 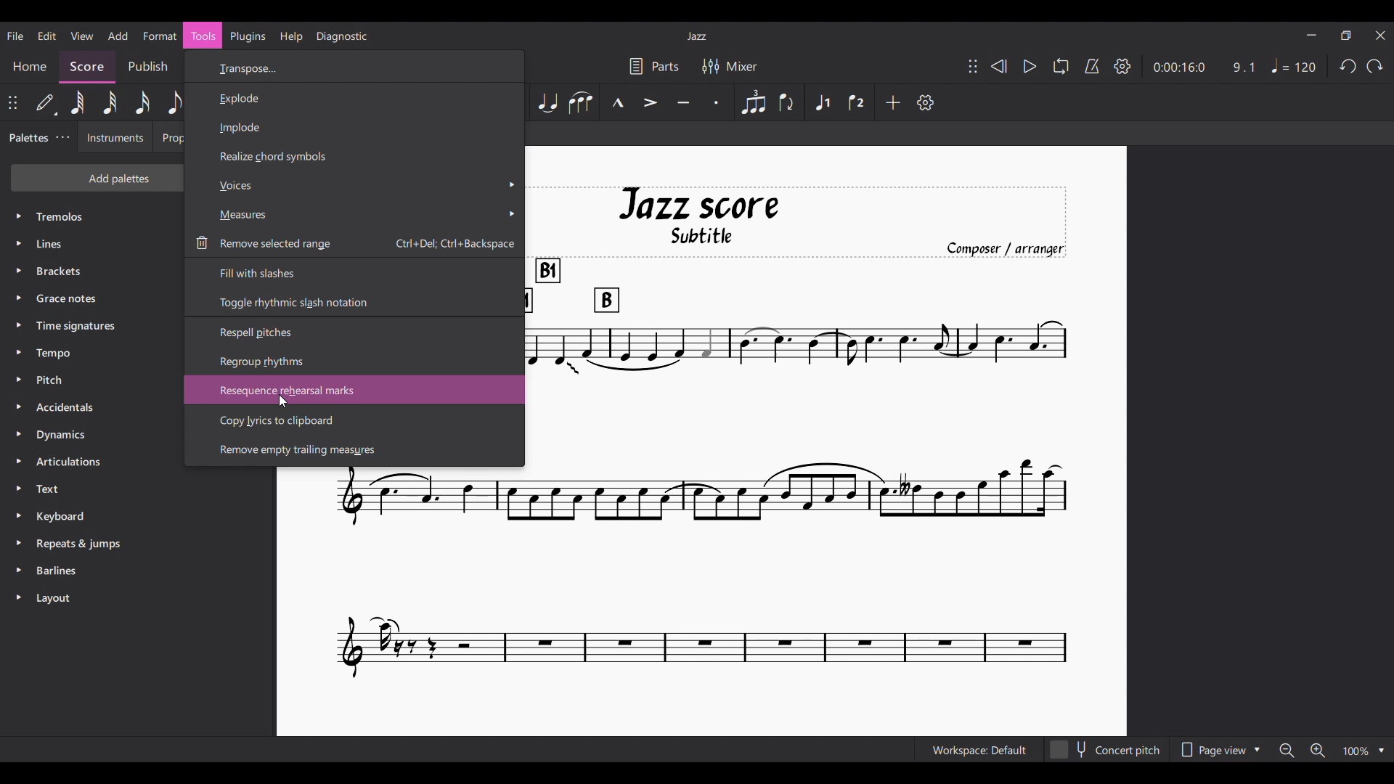 I want to click on Tremolos, so click(x=92, y=217).